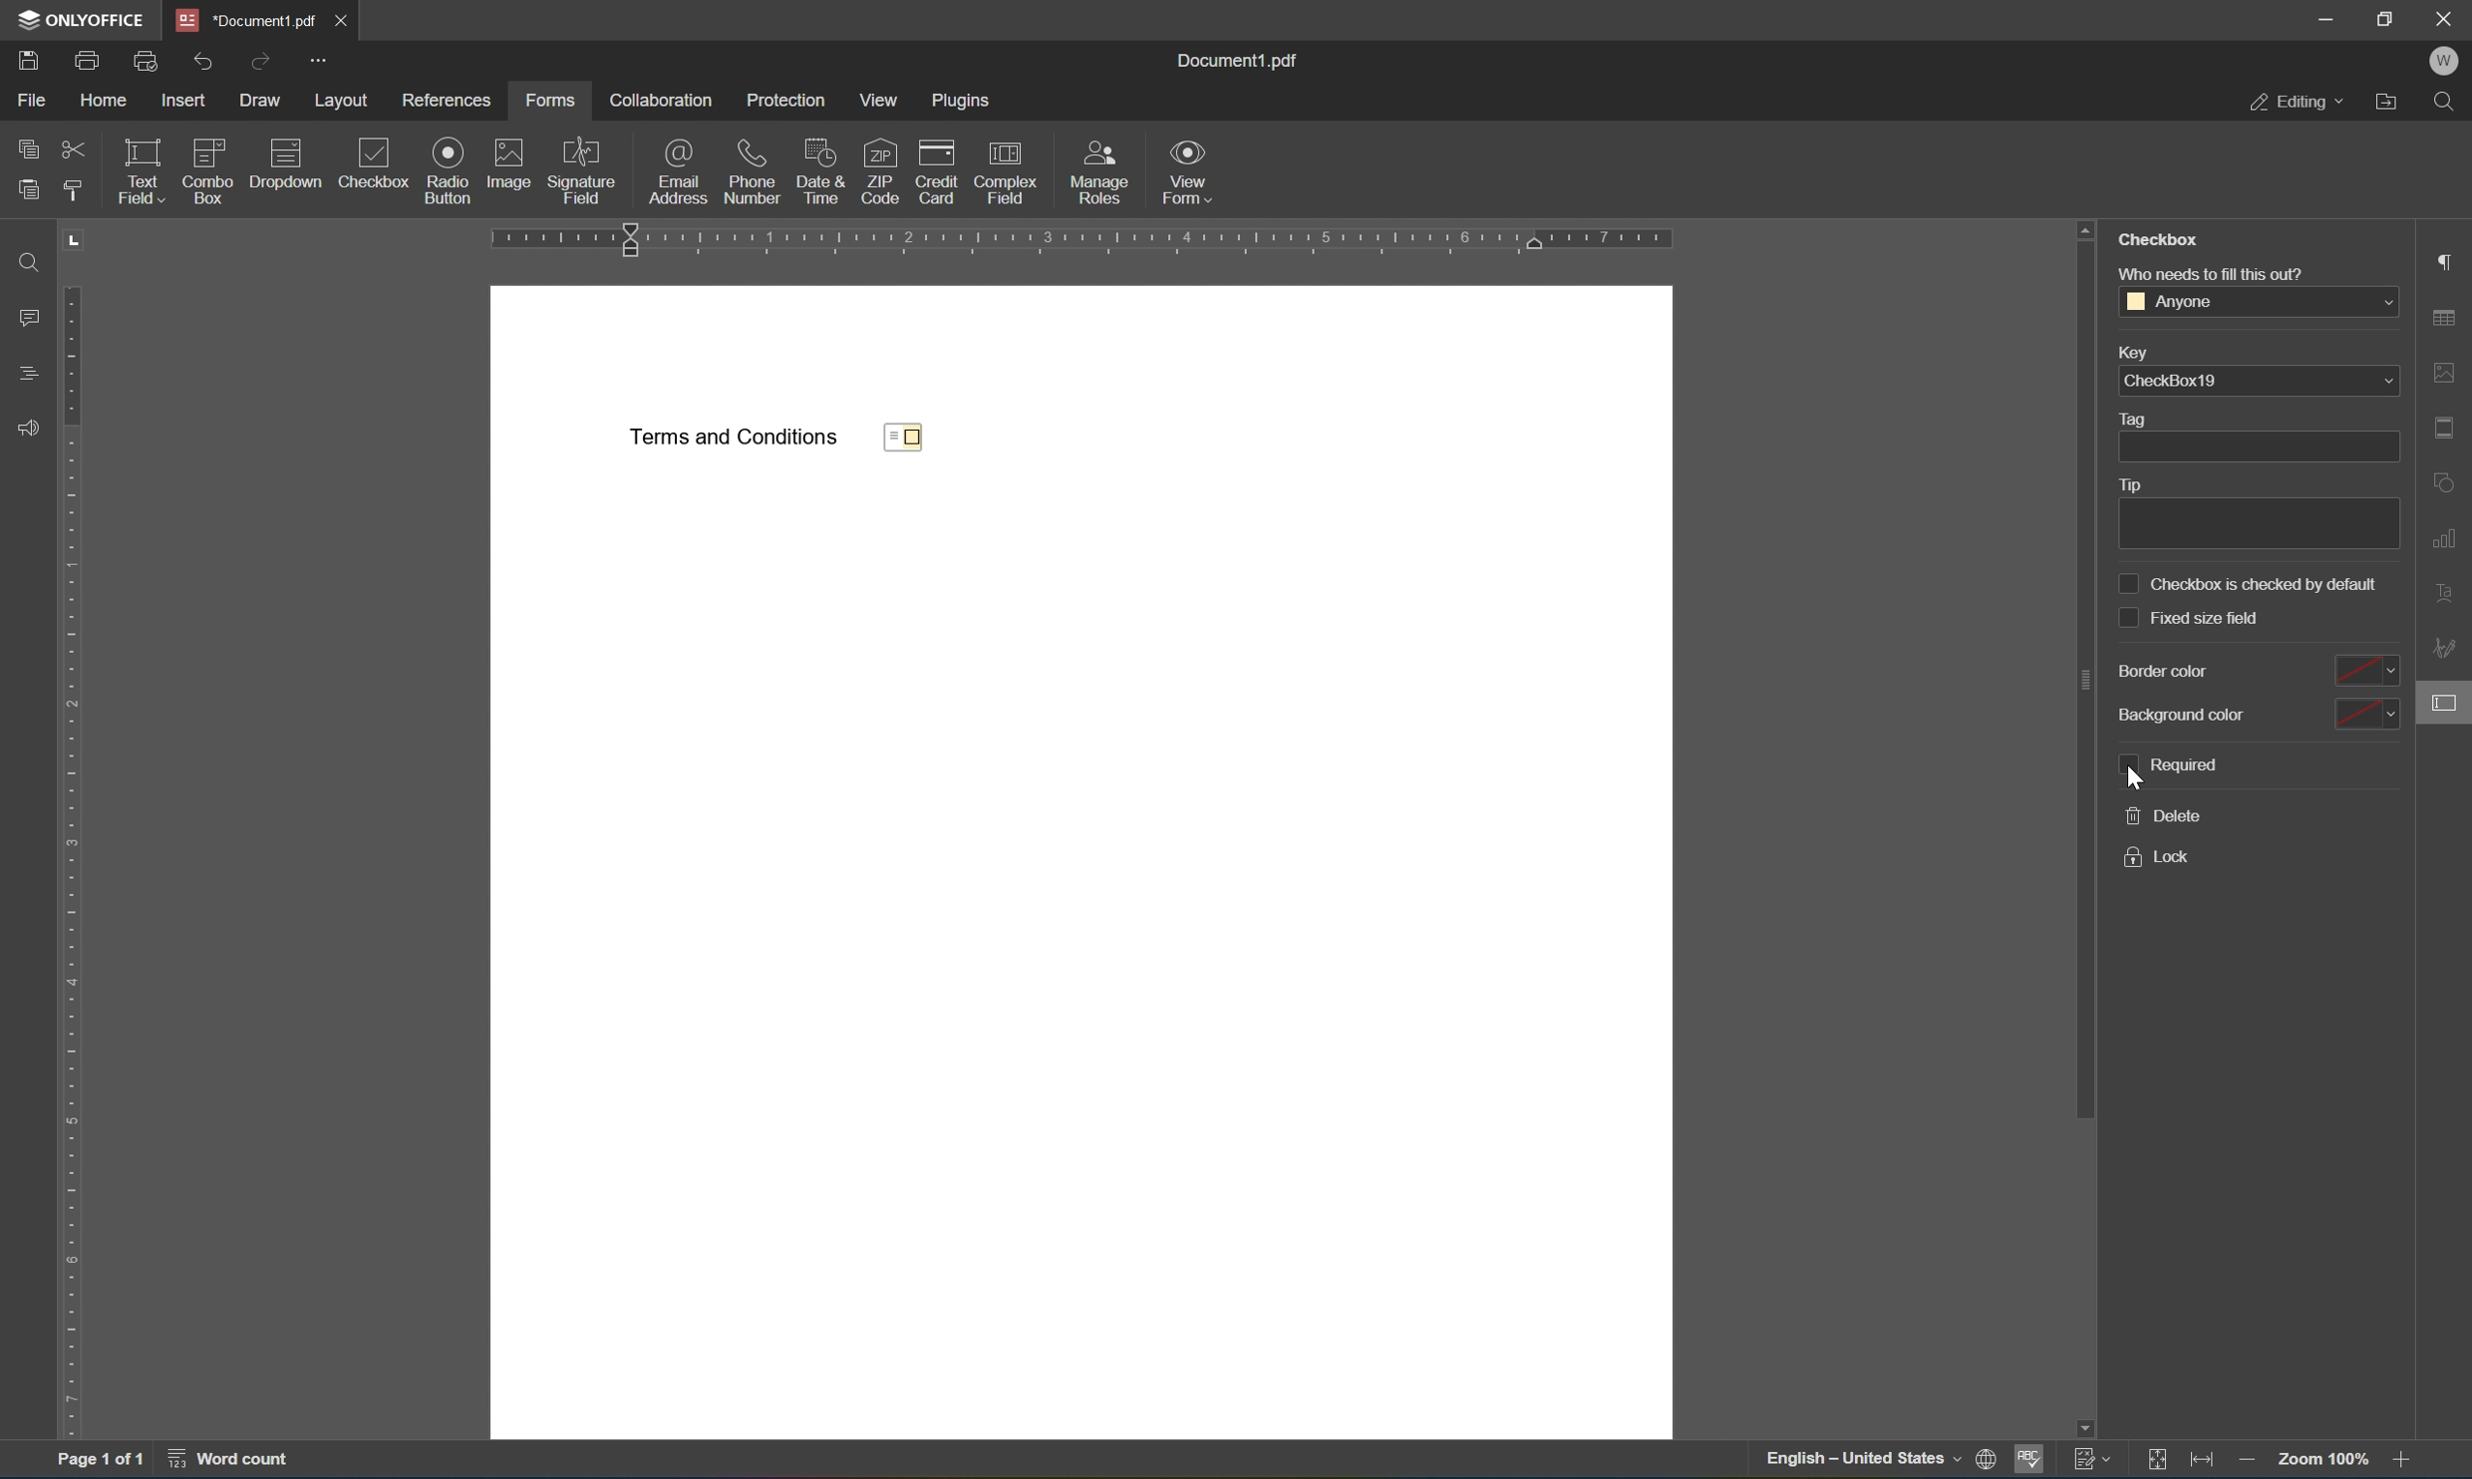 The image size is (2472, 1479). What do you see at coordinates (210, 63) in the screenshot?
I see `undo` at bounding box center [210, 63].